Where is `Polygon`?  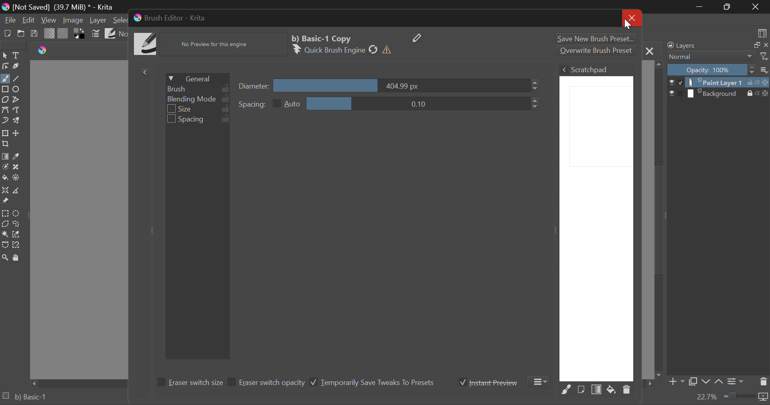 Polygon is located at coordinates (6, 100).